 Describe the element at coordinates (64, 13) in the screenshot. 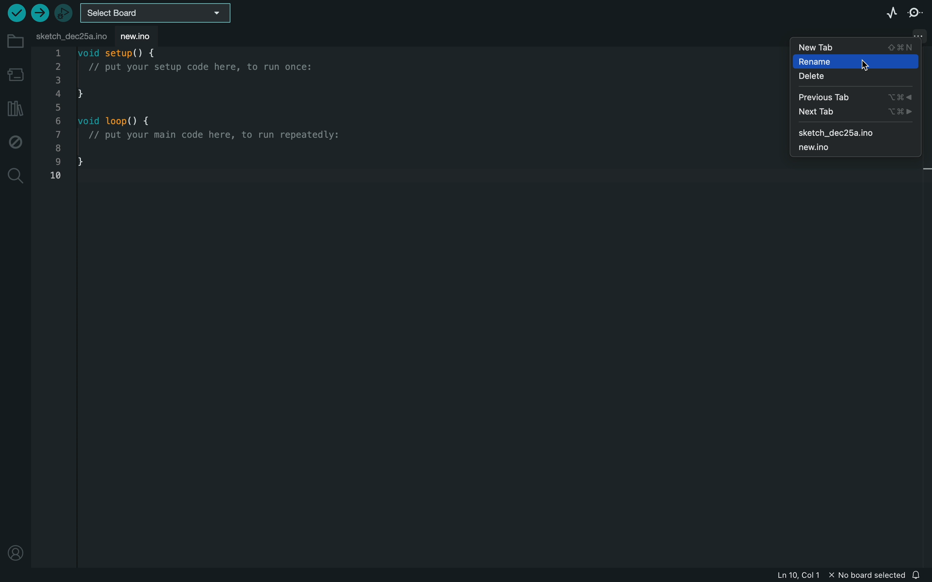

I see `debugger` at that location.